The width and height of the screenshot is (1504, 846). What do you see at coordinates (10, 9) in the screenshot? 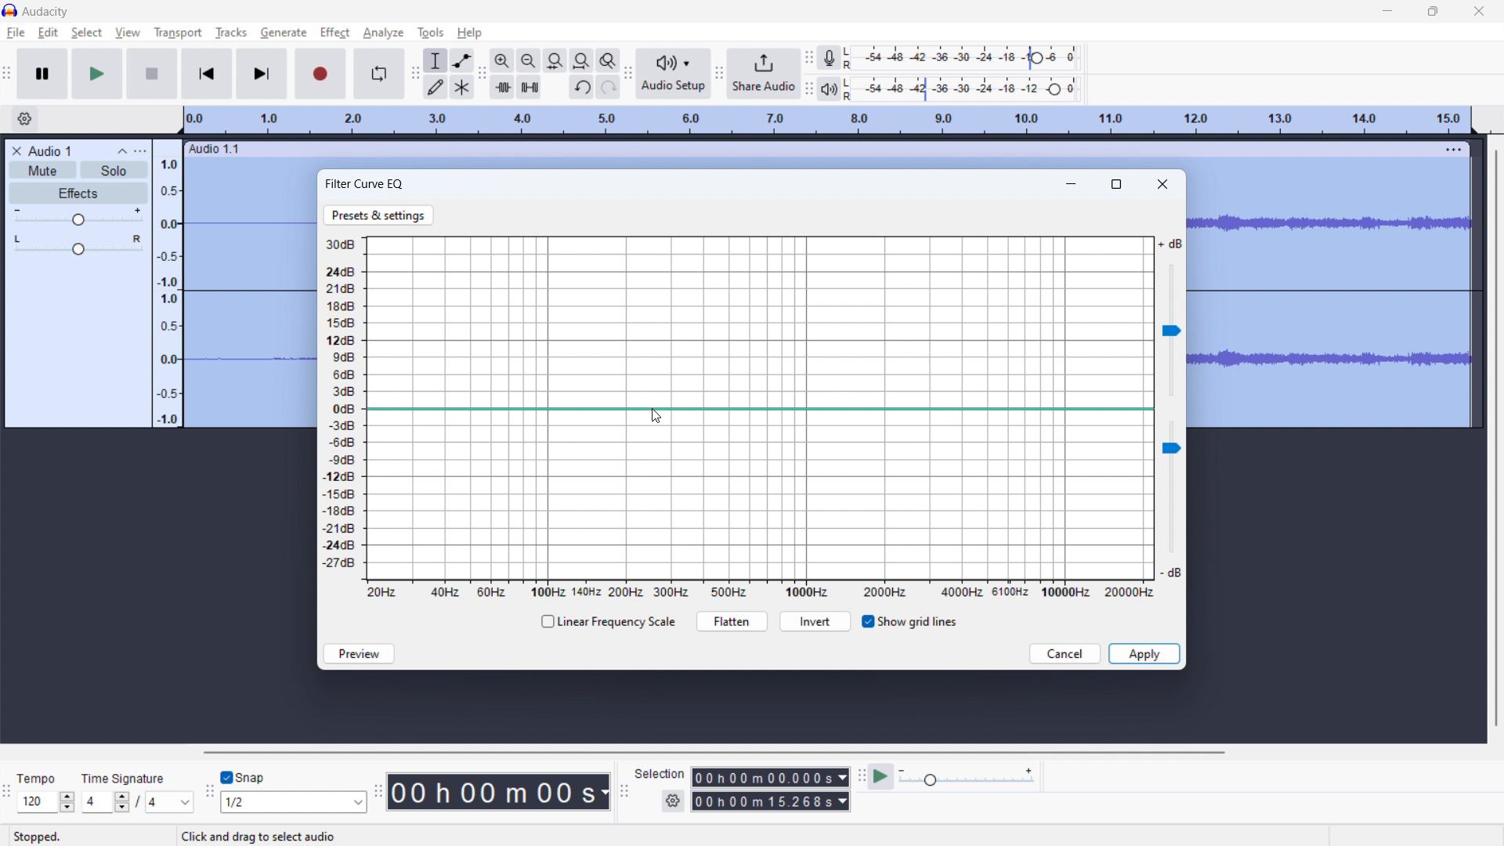
I see `logo` at bounding box center [10, 9].